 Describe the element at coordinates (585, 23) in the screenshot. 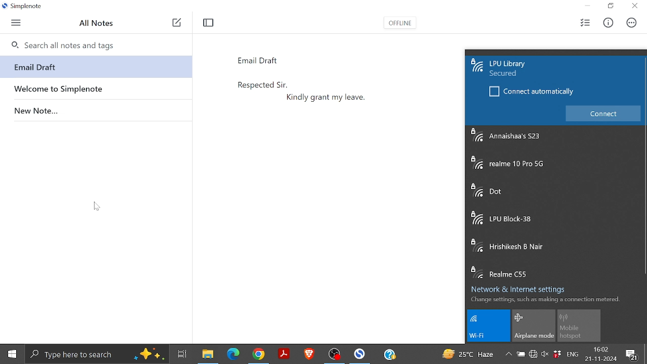

I see `Checklist` at that location.